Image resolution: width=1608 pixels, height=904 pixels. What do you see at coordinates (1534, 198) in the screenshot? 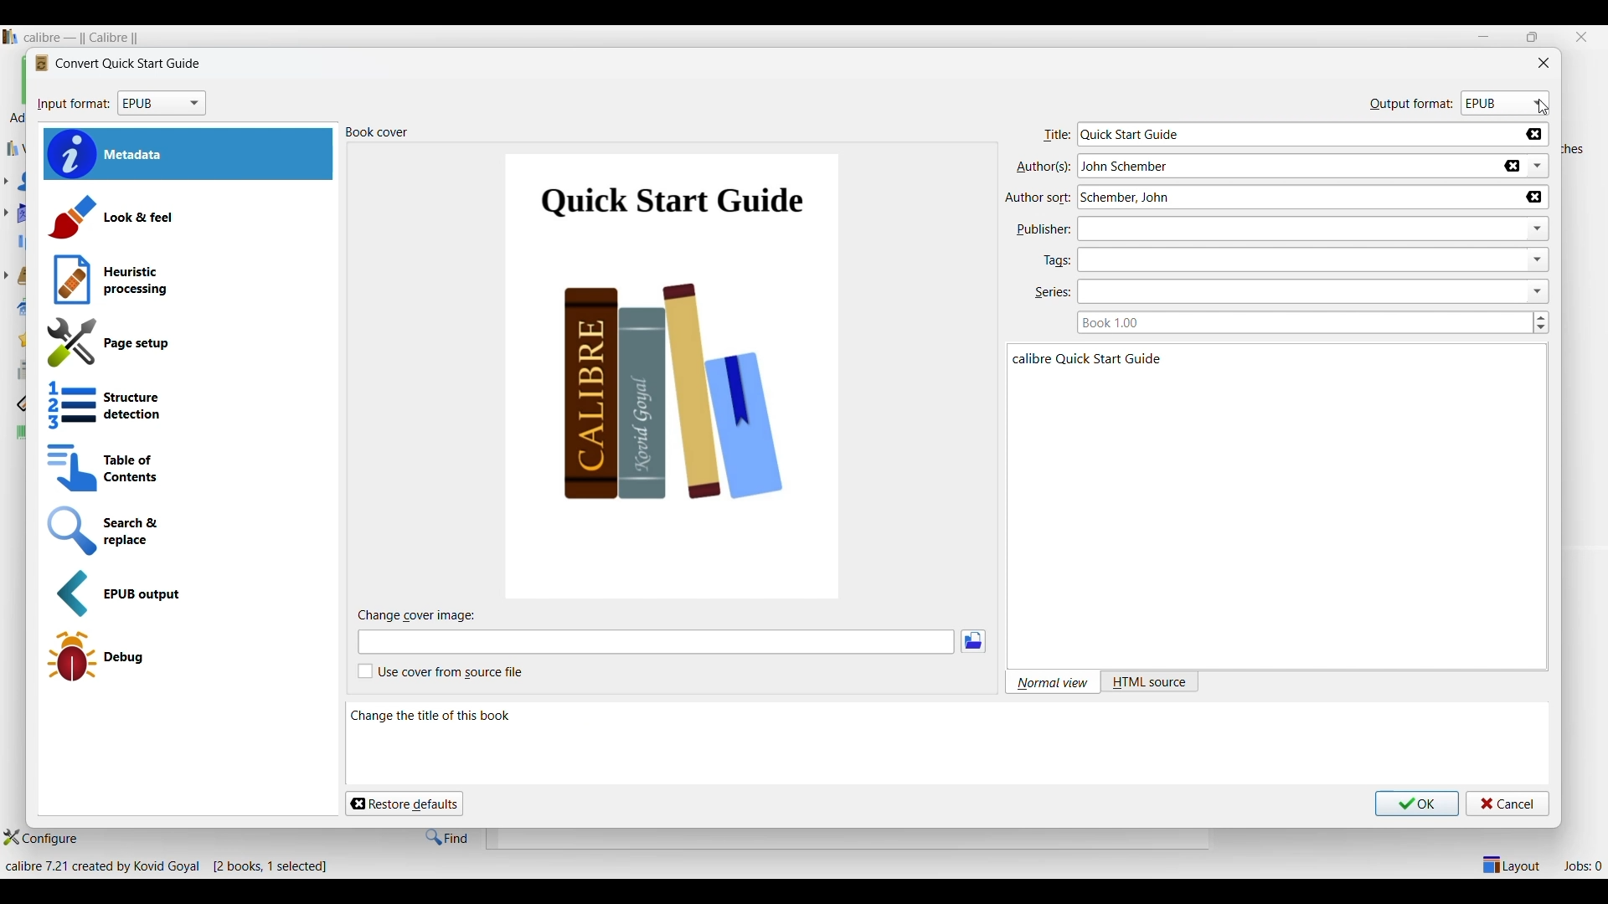
I see `Delete name` at bounding box center [1534, 198].